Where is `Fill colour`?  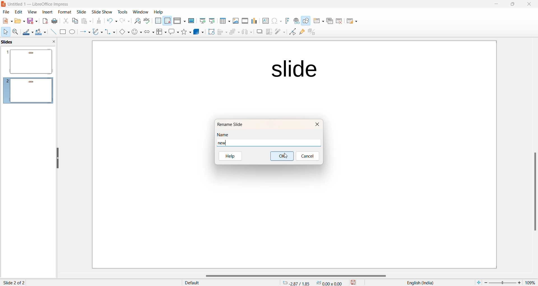 Fill colour is located at coordinates (40, 32).